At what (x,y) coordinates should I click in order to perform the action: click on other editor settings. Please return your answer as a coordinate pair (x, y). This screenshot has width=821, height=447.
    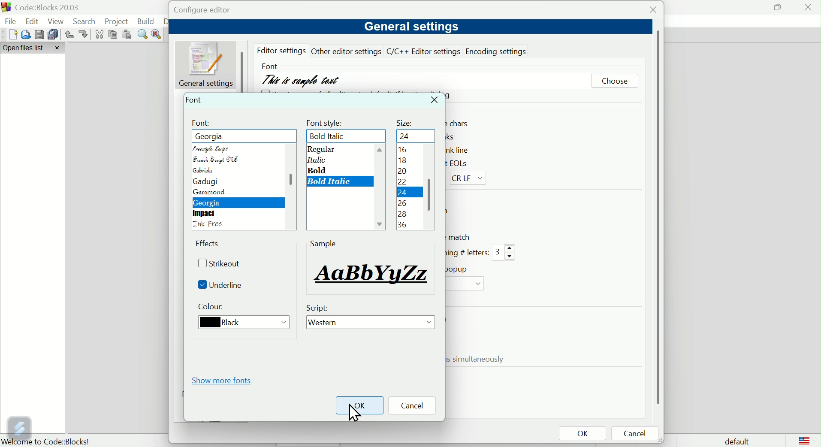
    Looking at the image, I should click on (347, 51).